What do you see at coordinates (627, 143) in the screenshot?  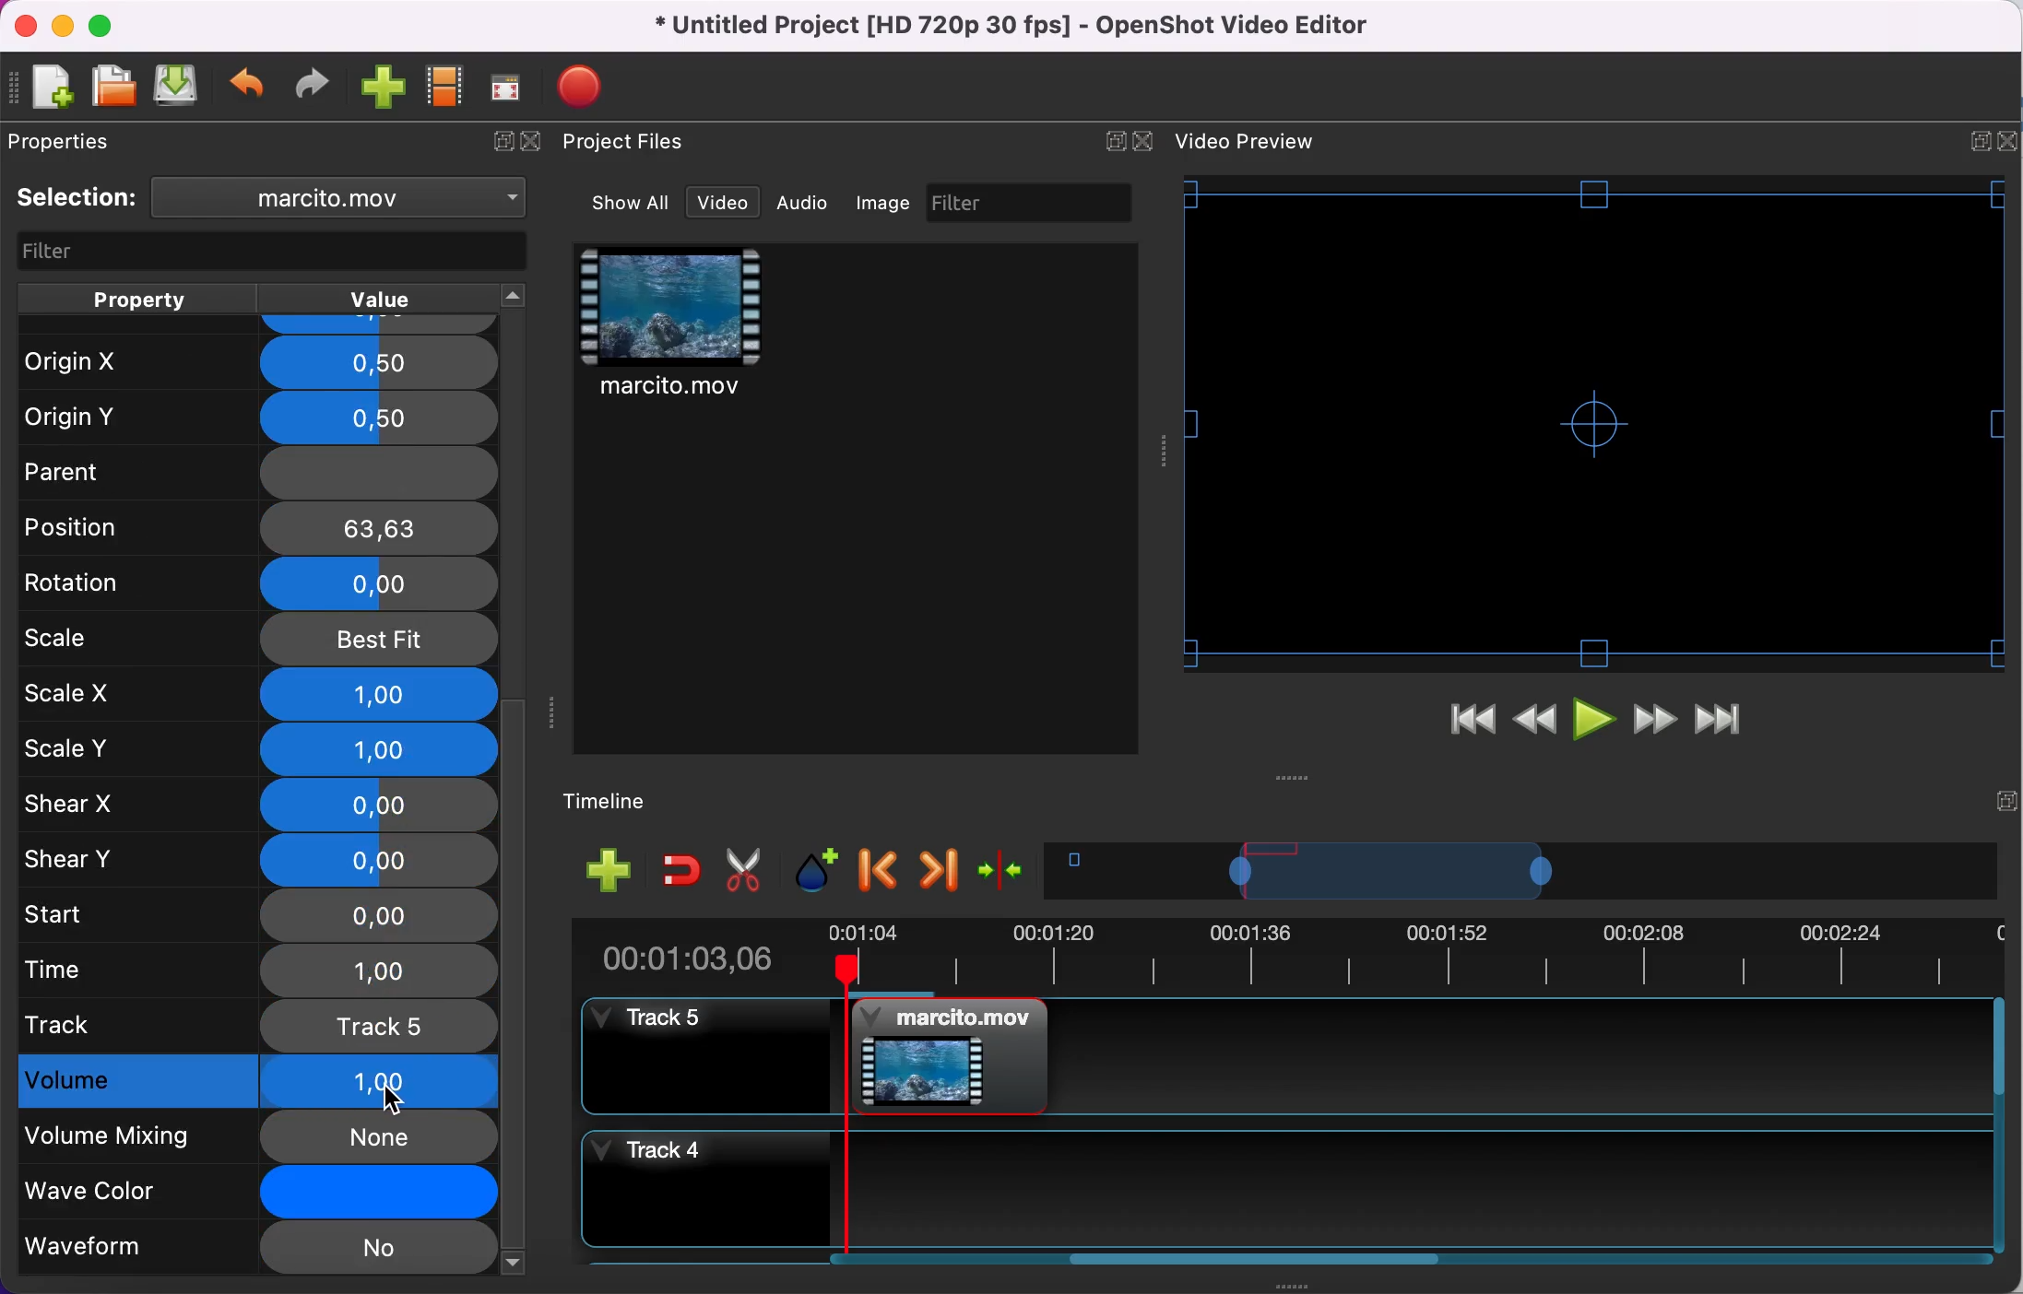 I see `project files` at bounding box center [627, 143].